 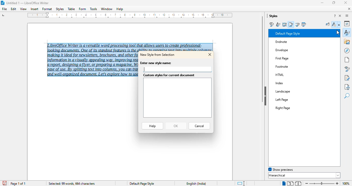 What do you see at coordinates (347, 96) in the screenshot?
I see `find` at bounding box center [347, 96].